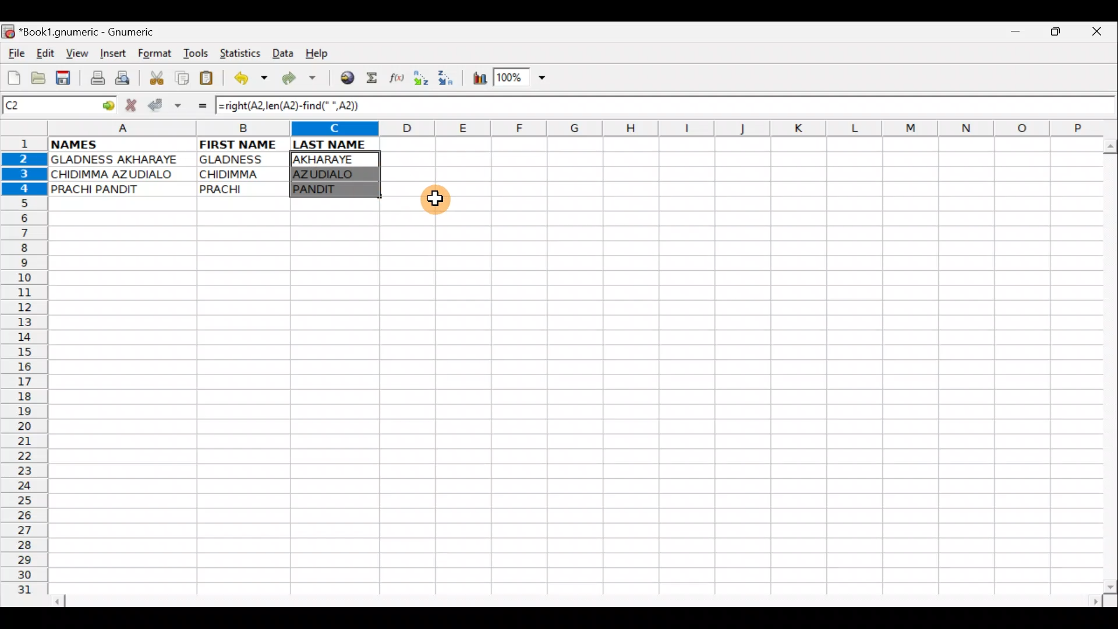  I want to click on Cut selection, so click(156, 76).